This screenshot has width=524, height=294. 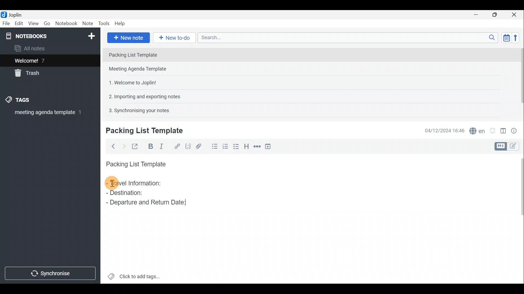 I want to click on Checkbox, so click(x=238, y=148).